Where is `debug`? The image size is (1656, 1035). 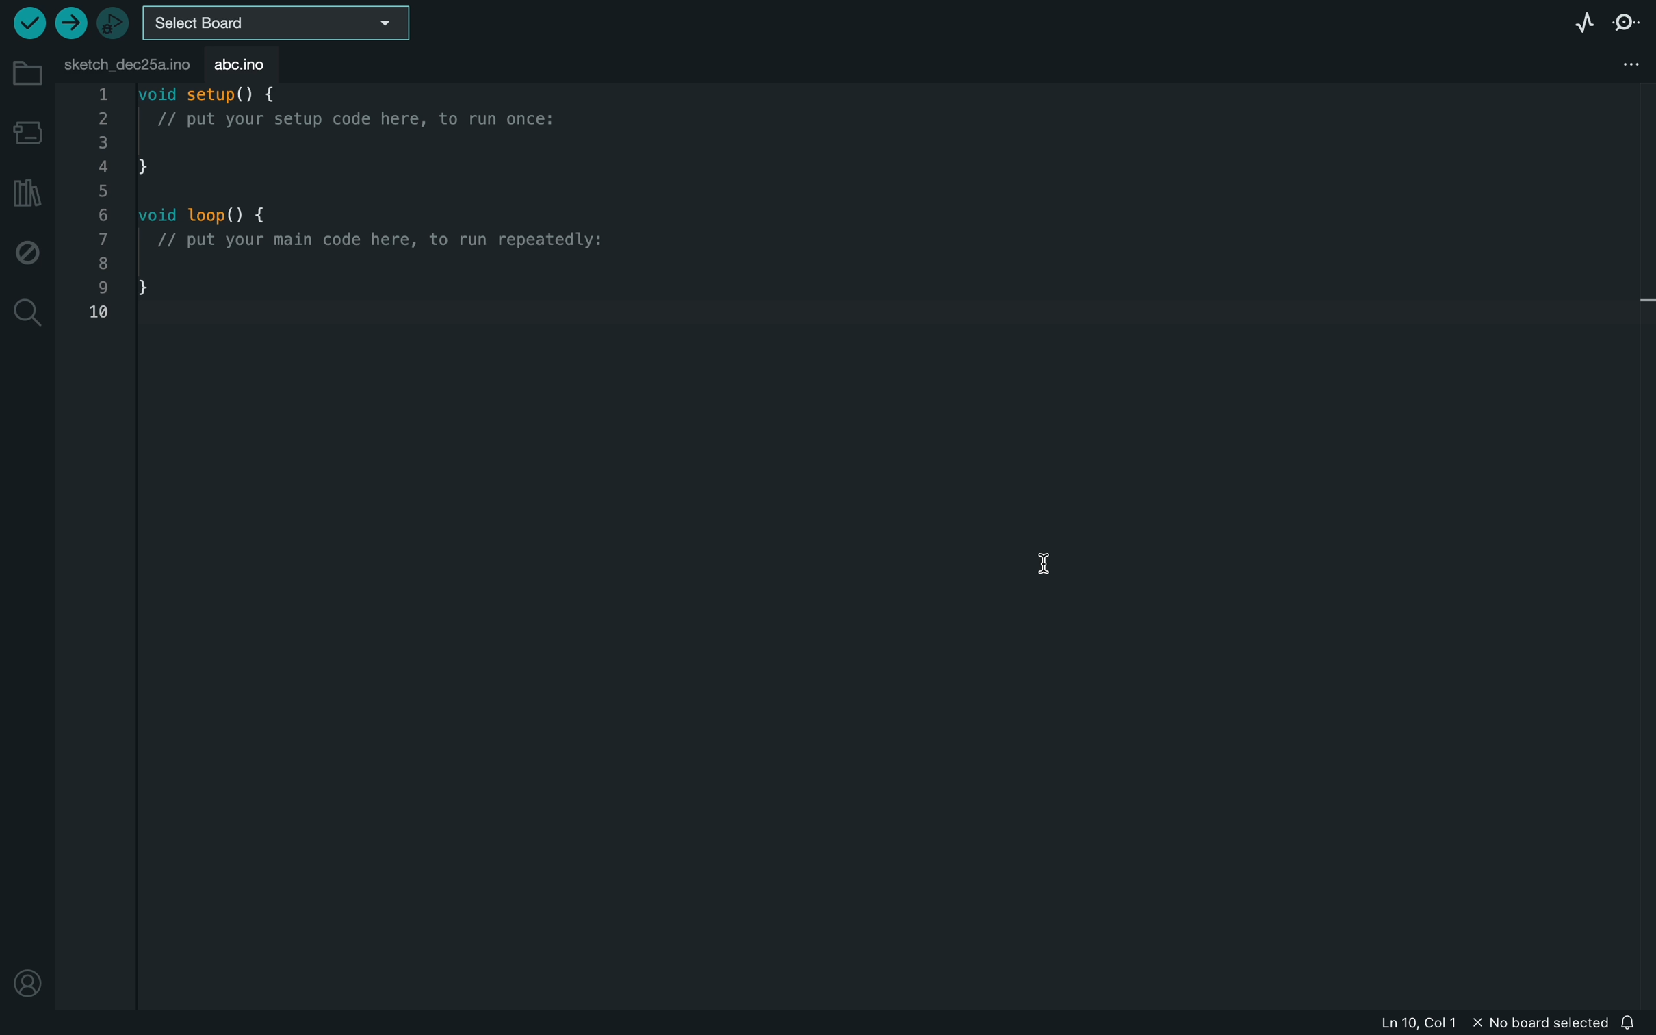 debug is located at coordinates (27, 253).